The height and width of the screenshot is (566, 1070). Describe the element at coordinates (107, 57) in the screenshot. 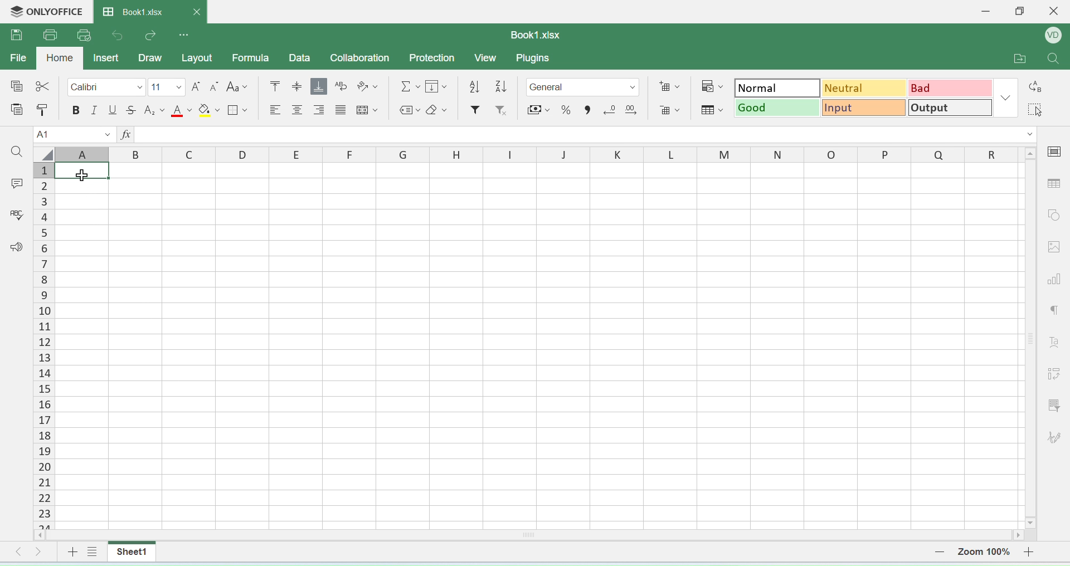

I see `inser` at that location.